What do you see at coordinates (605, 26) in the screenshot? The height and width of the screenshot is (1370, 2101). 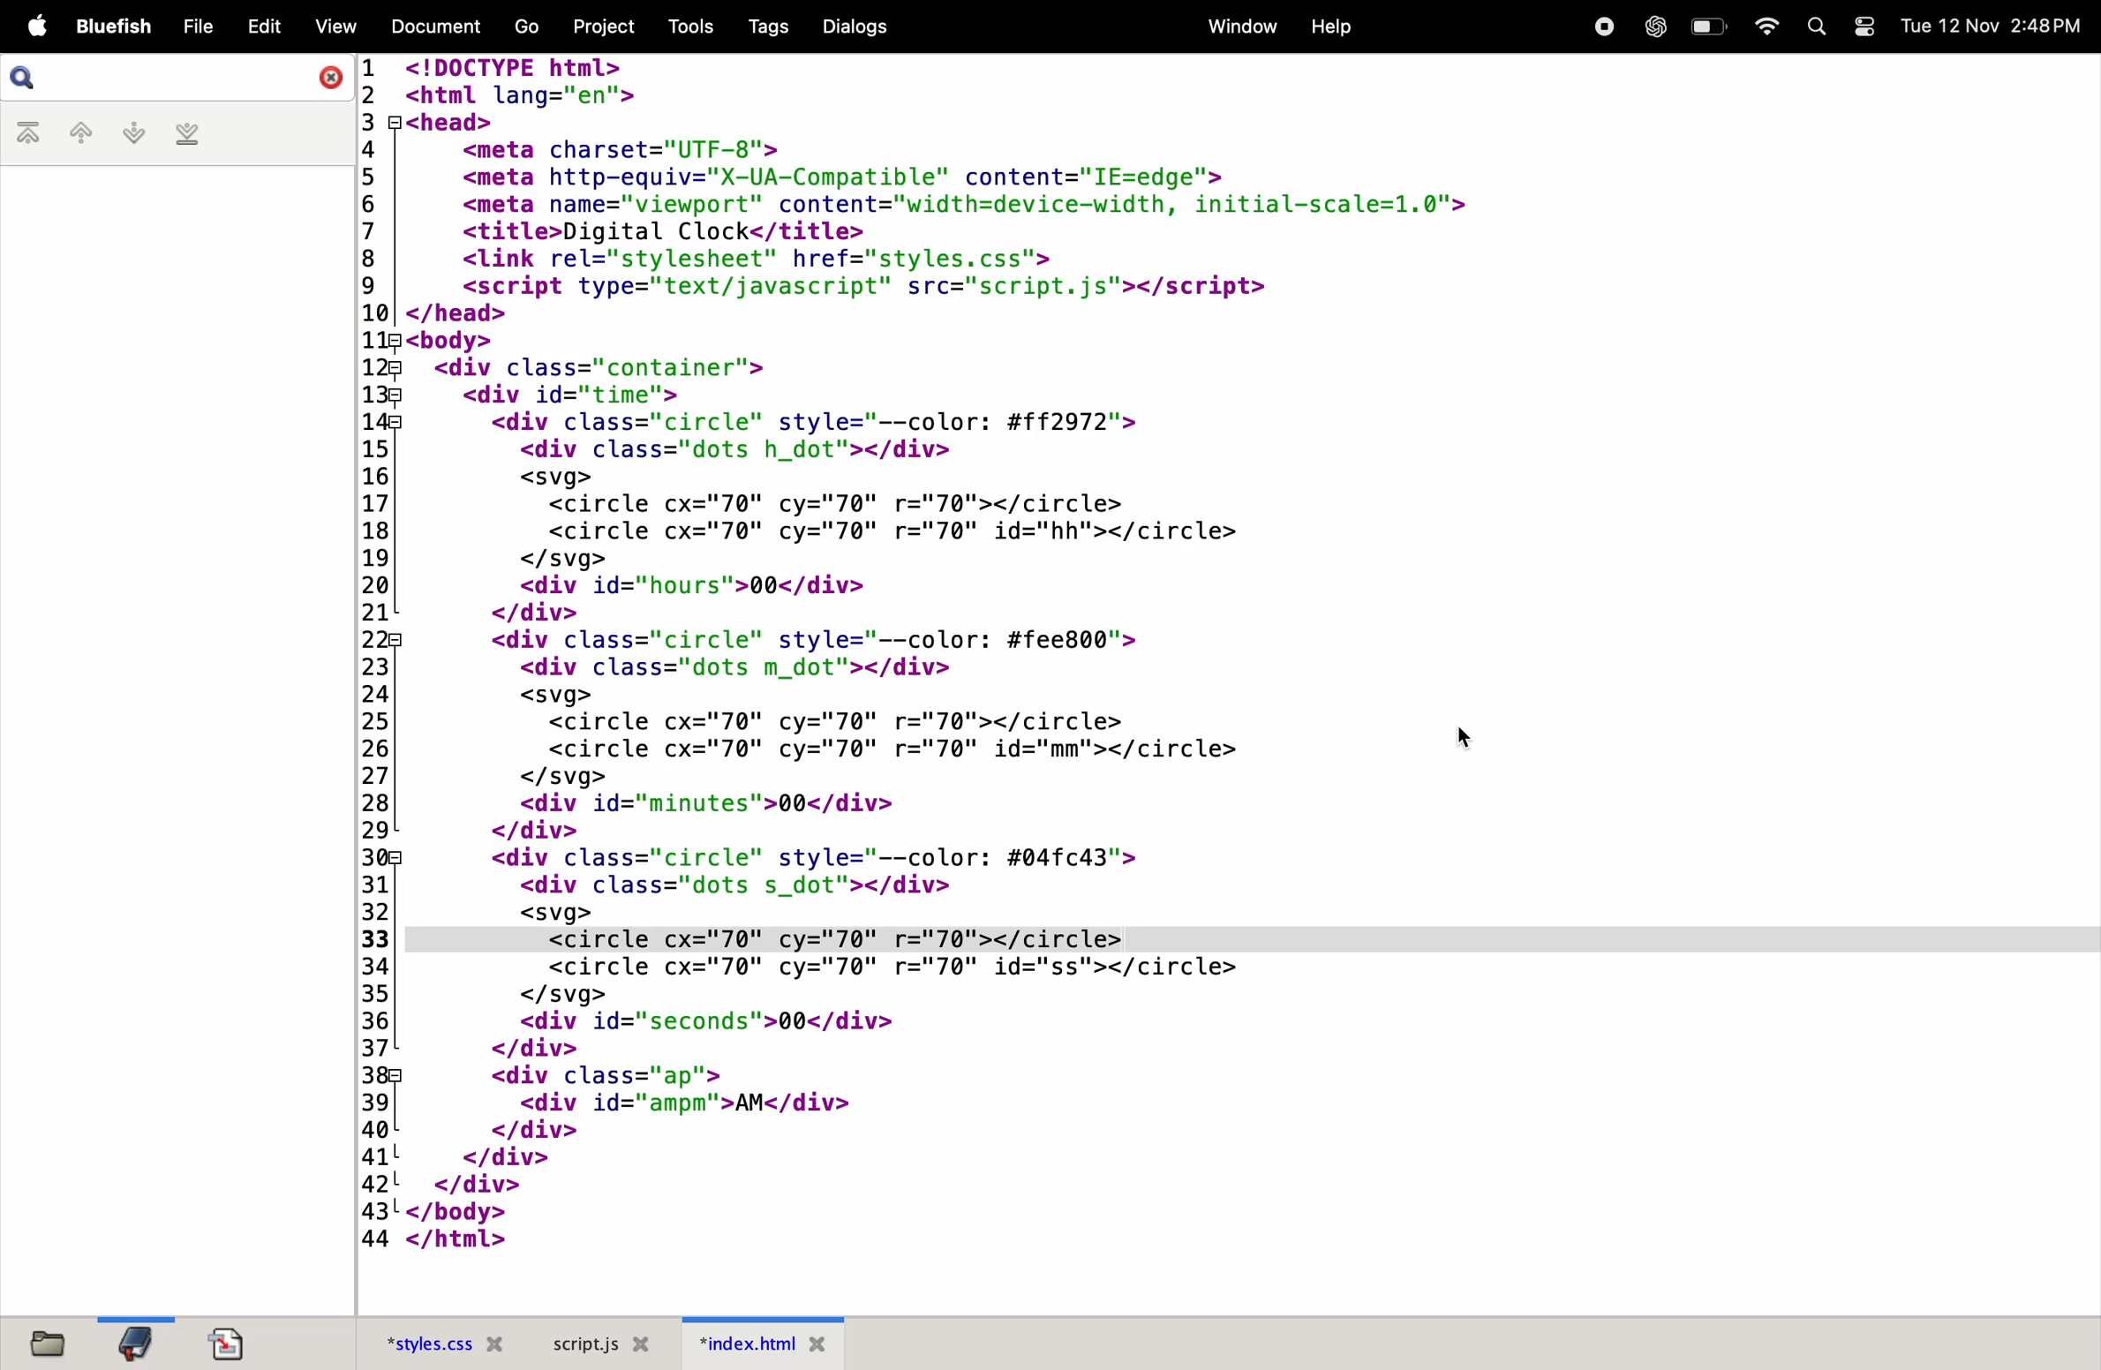 I see `projects` at bounding box center [605, 26].